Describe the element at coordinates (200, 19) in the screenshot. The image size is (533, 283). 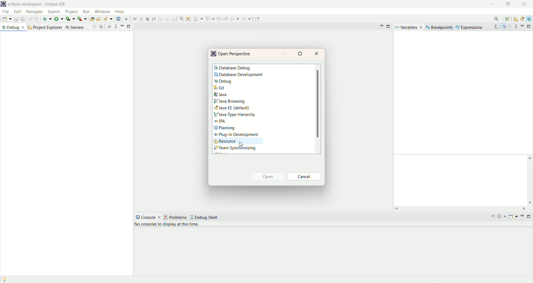
I see `step into` at that location.